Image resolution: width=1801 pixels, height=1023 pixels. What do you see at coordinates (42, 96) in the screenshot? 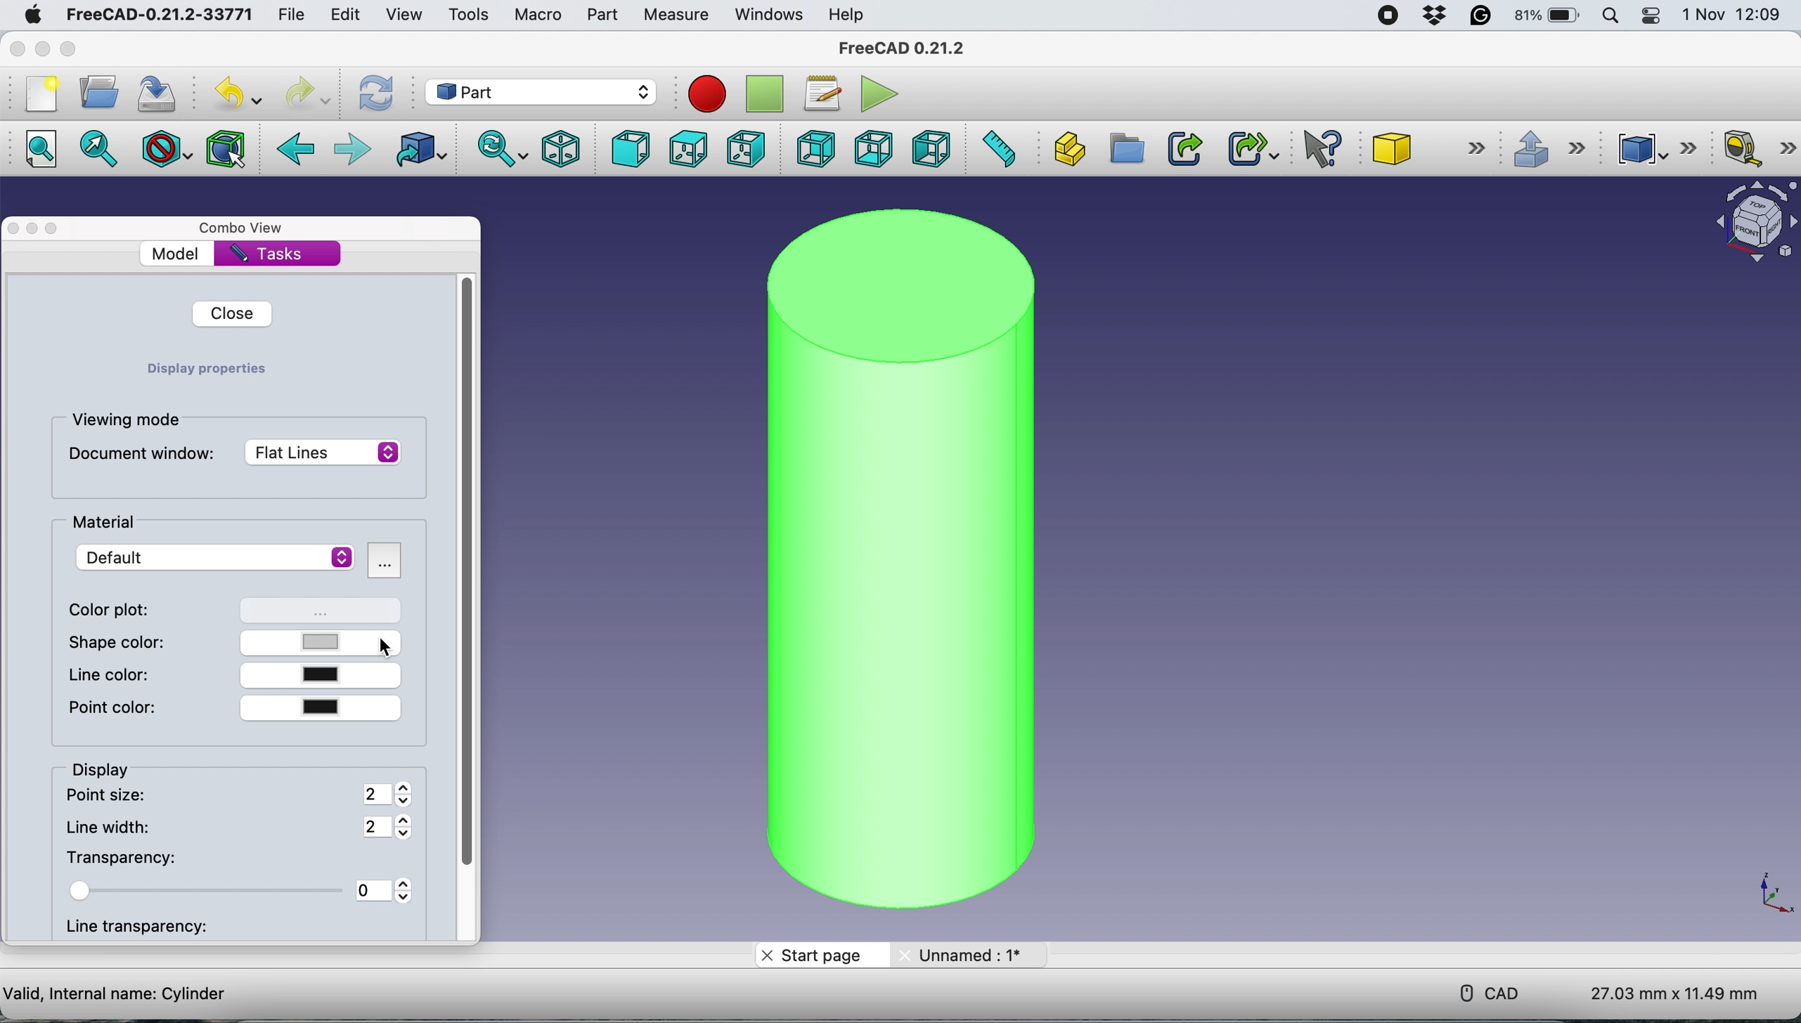
I see `new` at bounding box center [42, 96].